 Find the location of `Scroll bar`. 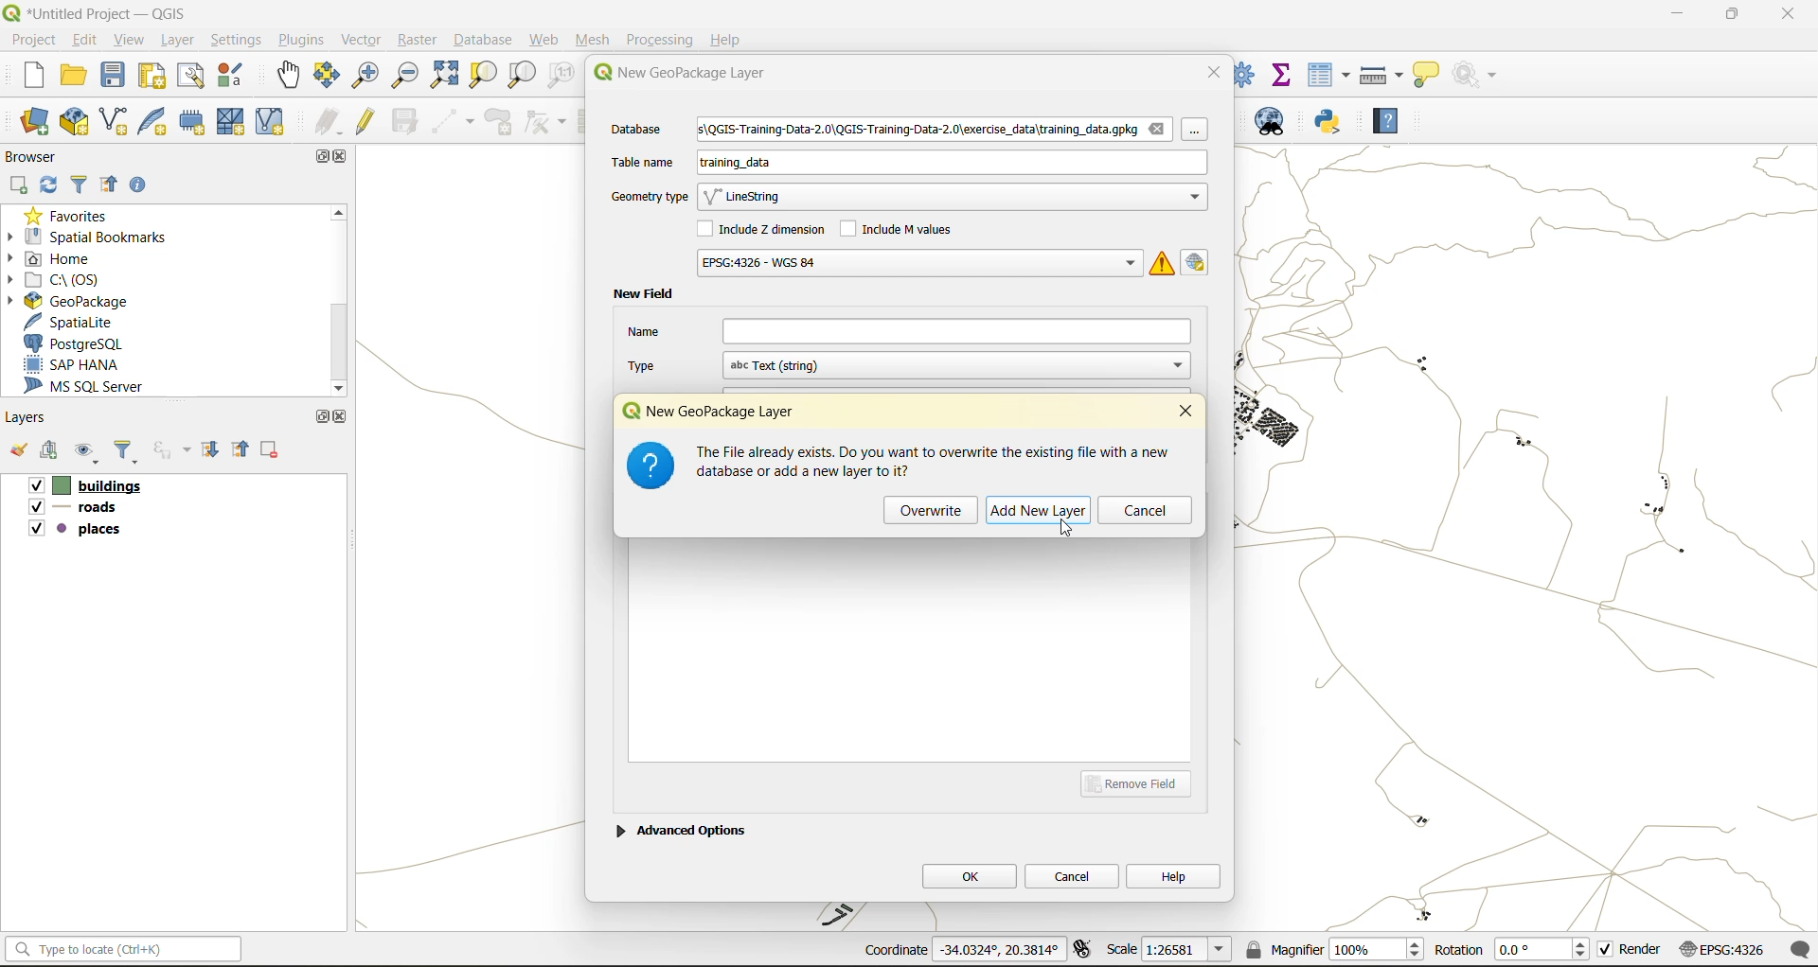

Scroll bar is located at coordinates (336, 300).